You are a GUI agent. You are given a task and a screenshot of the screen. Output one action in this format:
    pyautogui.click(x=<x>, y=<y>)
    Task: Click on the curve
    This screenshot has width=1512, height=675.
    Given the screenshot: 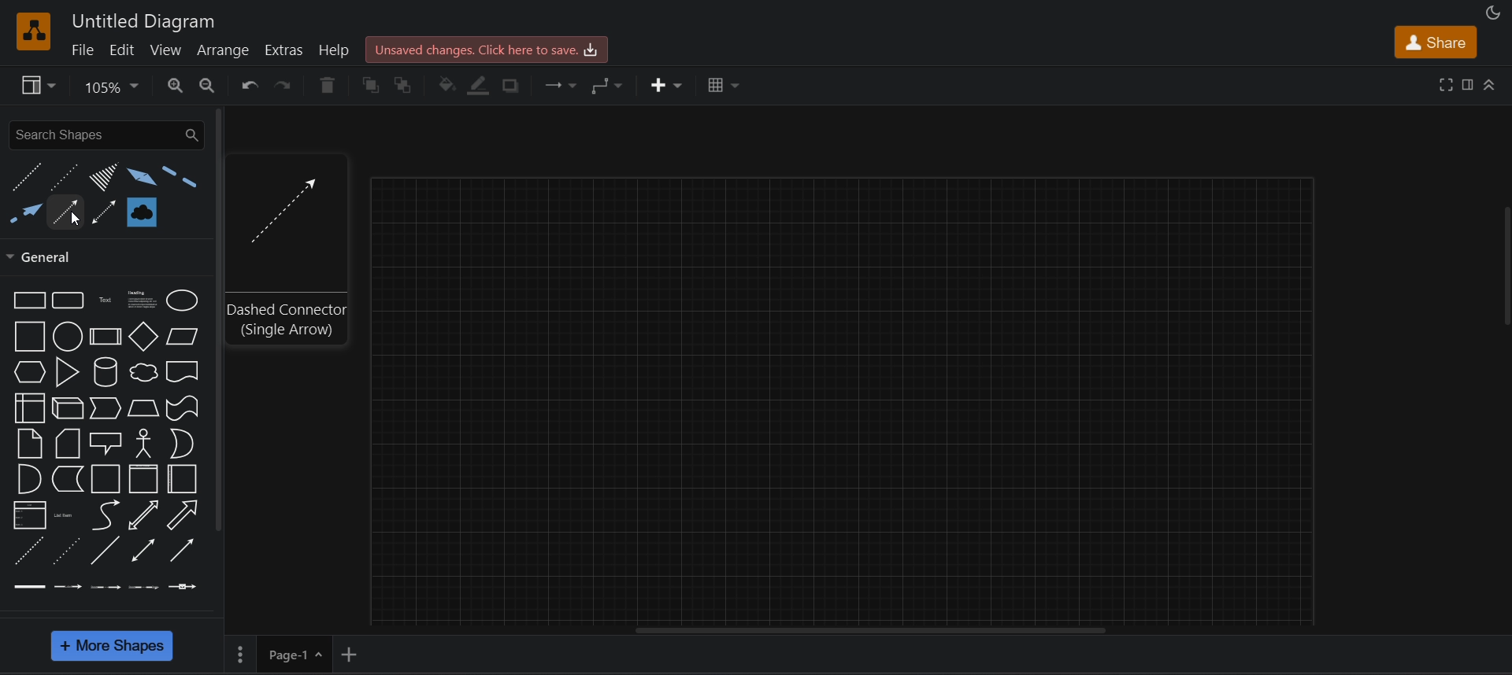 What is the action you would take?
    pyautogui.click(x=107, y=515)
    